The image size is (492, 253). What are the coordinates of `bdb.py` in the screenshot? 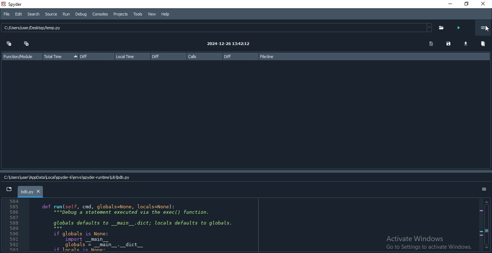 It's located at (31, 191).